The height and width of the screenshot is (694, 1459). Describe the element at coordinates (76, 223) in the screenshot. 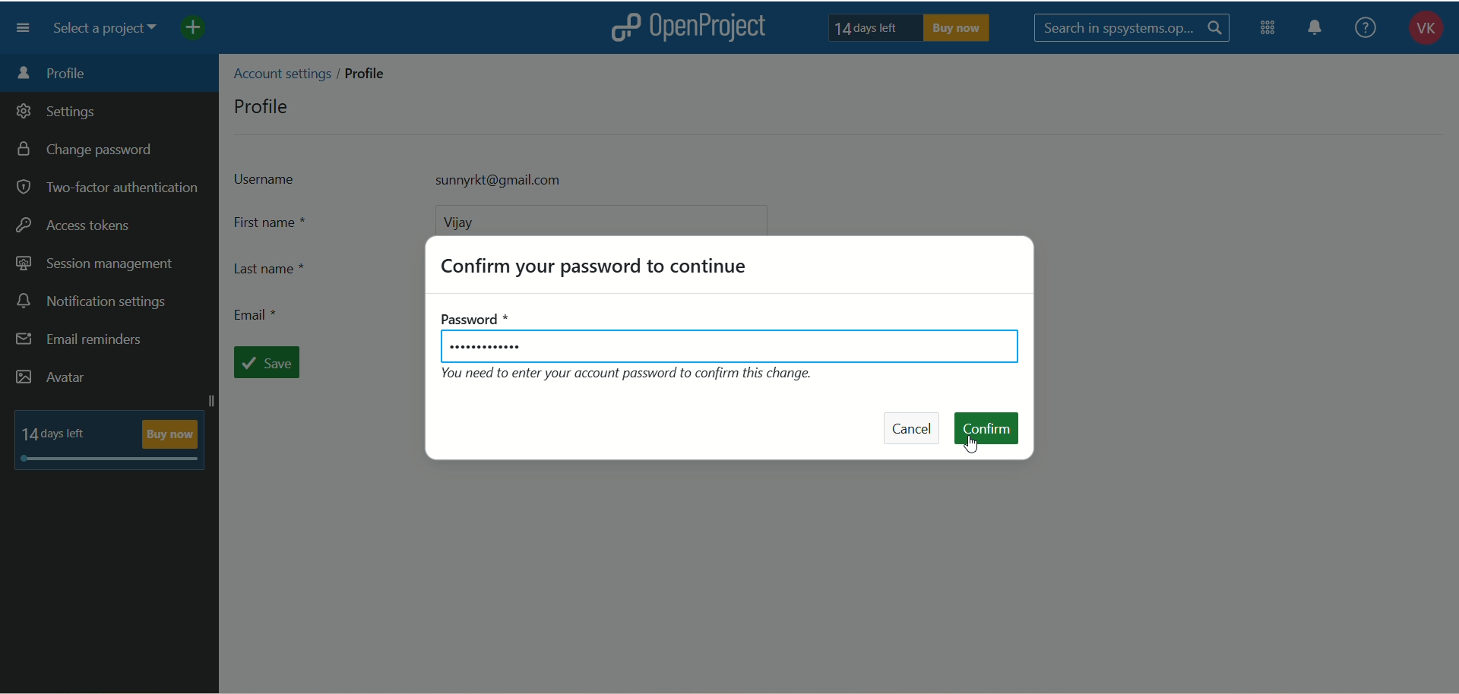

I see `access tokens` at that location.